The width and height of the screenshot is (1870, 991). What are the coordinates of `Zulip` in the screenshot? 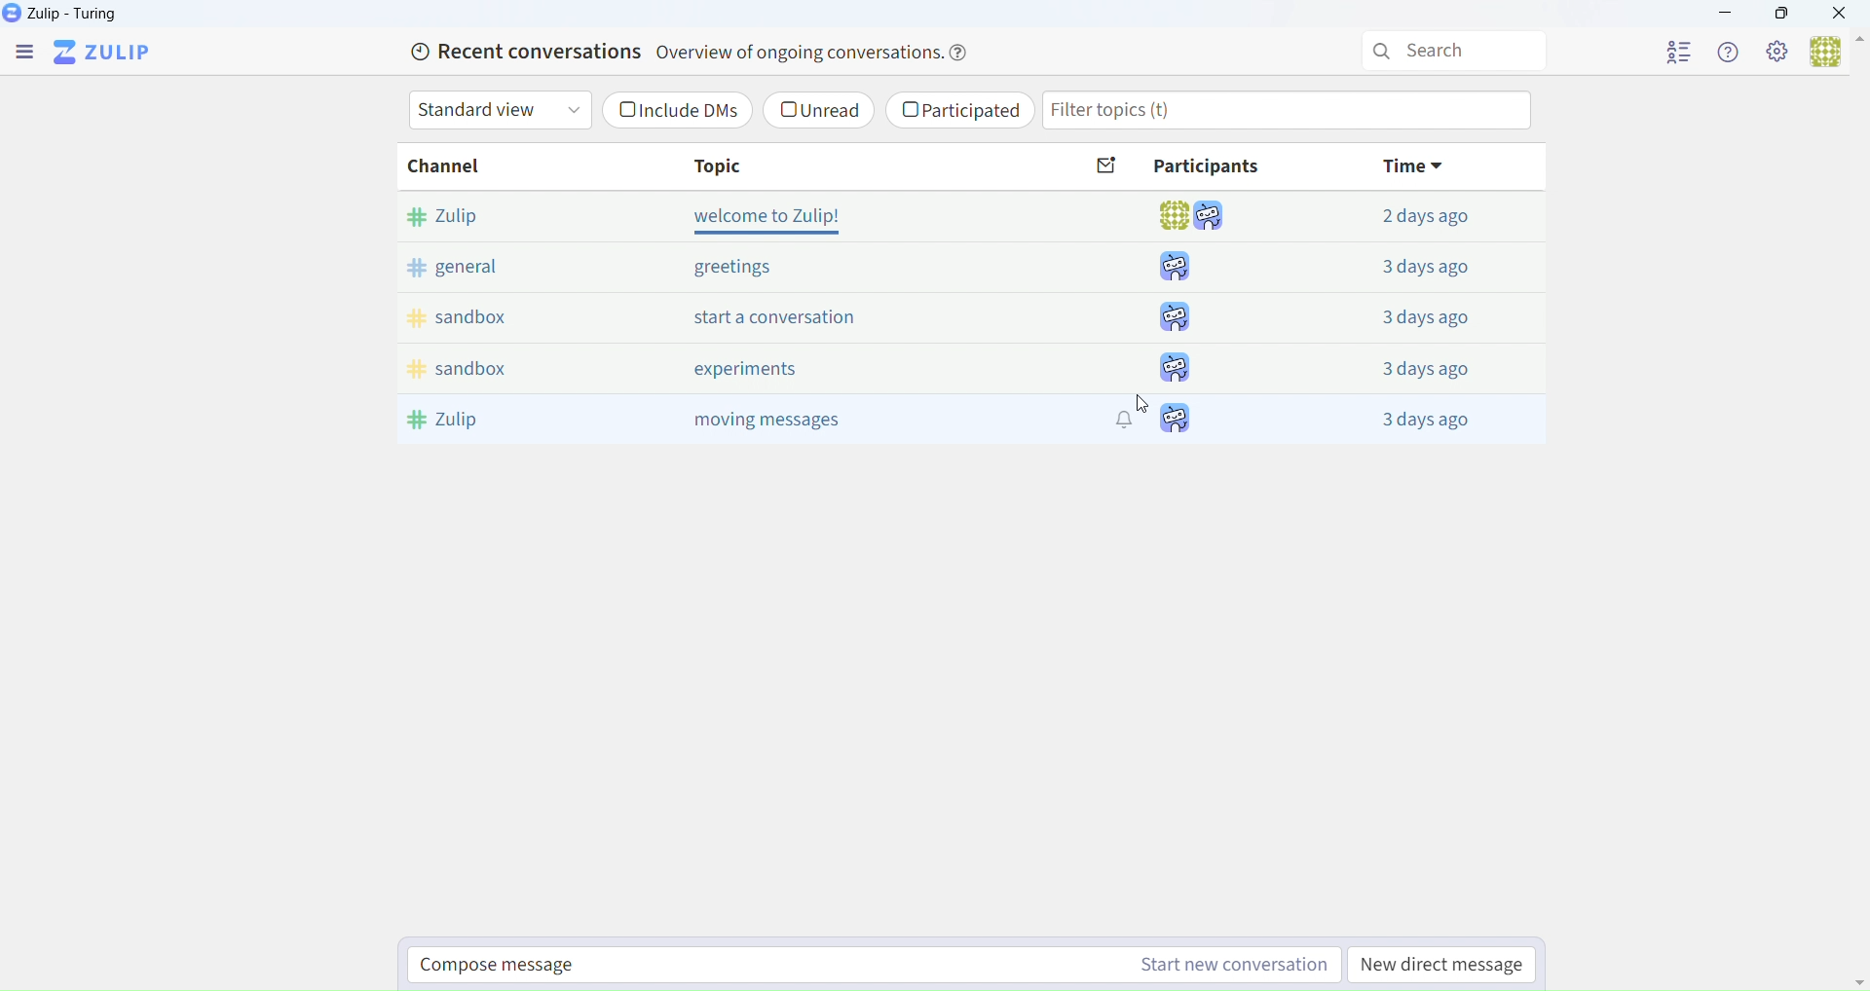 It's located at (112, 52).